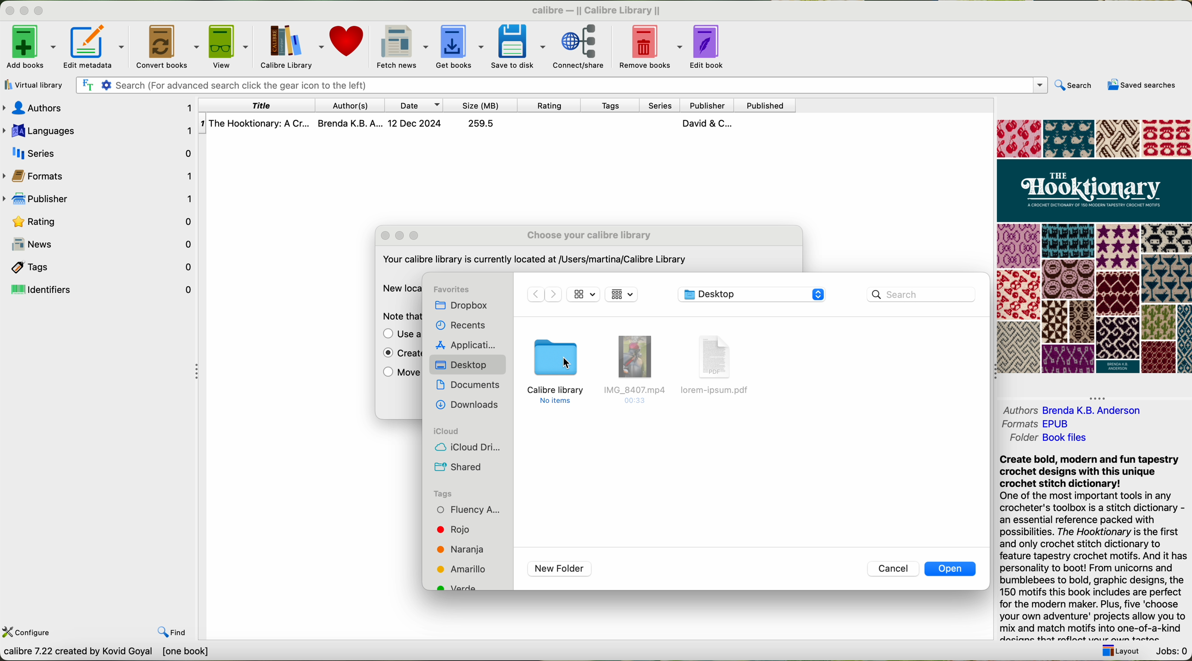  What do you see at coordinates (399, 315) in the screenshot?
I see `note` at bounding box center [399, 315].